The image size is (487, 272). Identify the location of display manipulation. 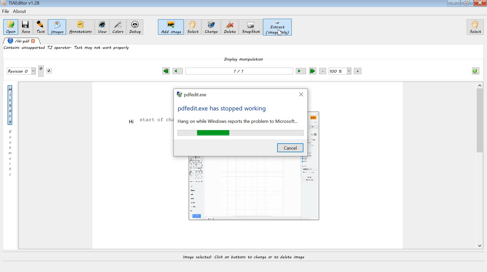
(245, 61).